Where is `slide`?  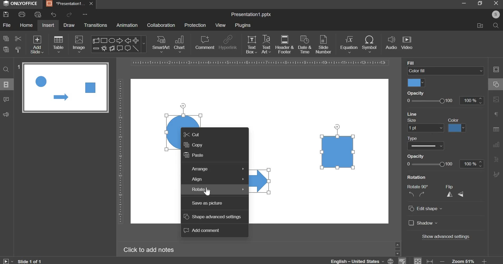
slide is located at coordinates (6, 84).